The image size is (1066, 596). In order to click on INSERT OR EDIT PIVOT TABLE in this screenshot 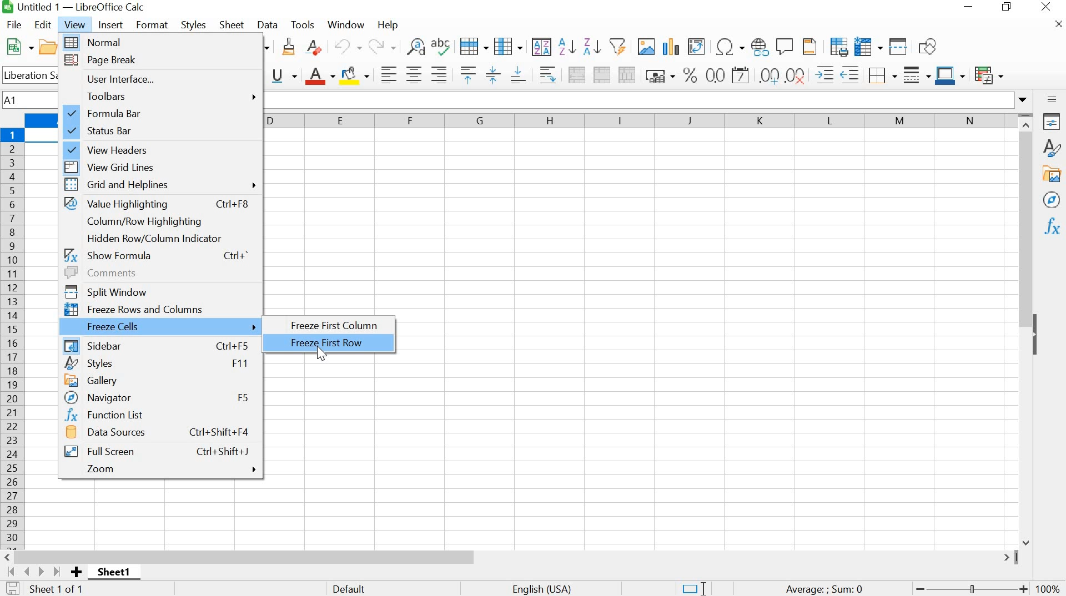, I will do `click(696, 47)`.